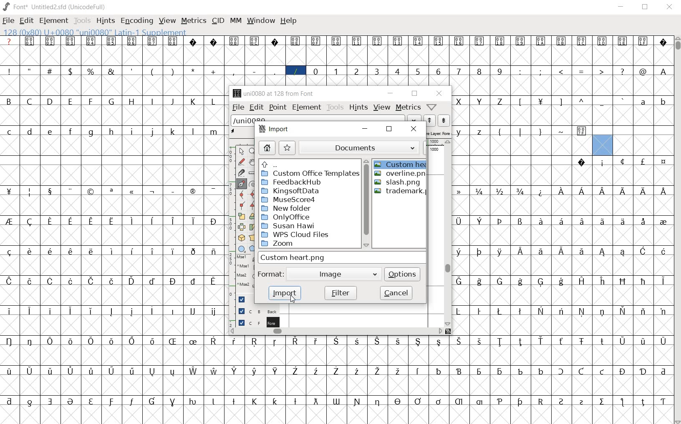  What do you see at coordinates (398, 41) in the screenshot?
I see `glyph` at bounding box center [398, 41].